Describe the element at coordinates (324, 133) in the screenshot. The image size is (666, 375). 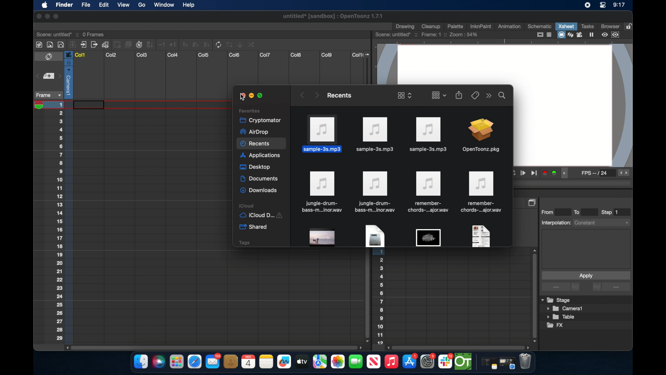
I see `mp3 file selected` at that location.